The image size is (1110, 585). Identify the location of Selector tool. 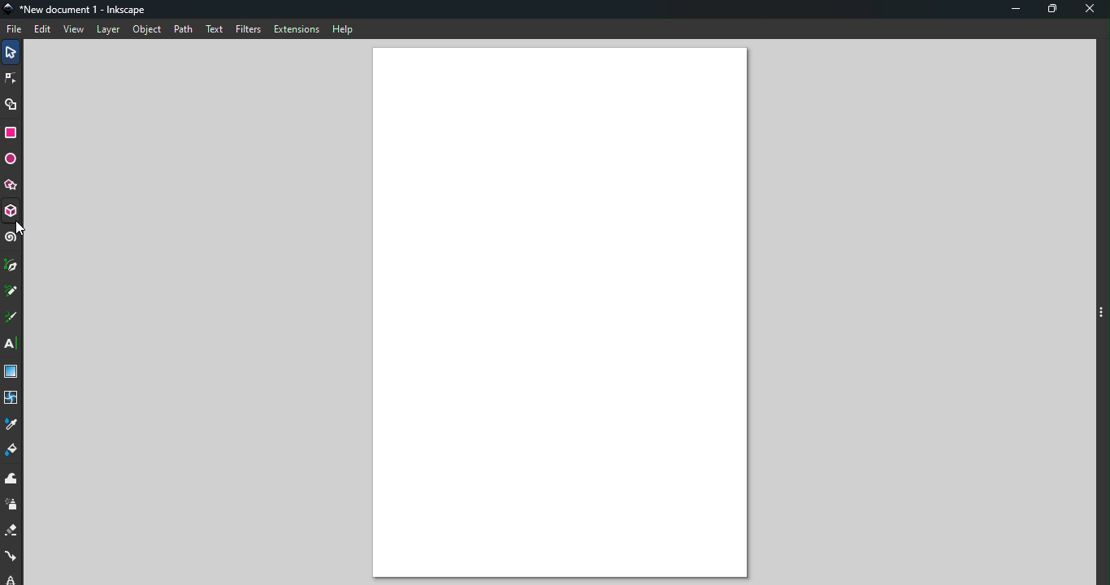
(13, 52).